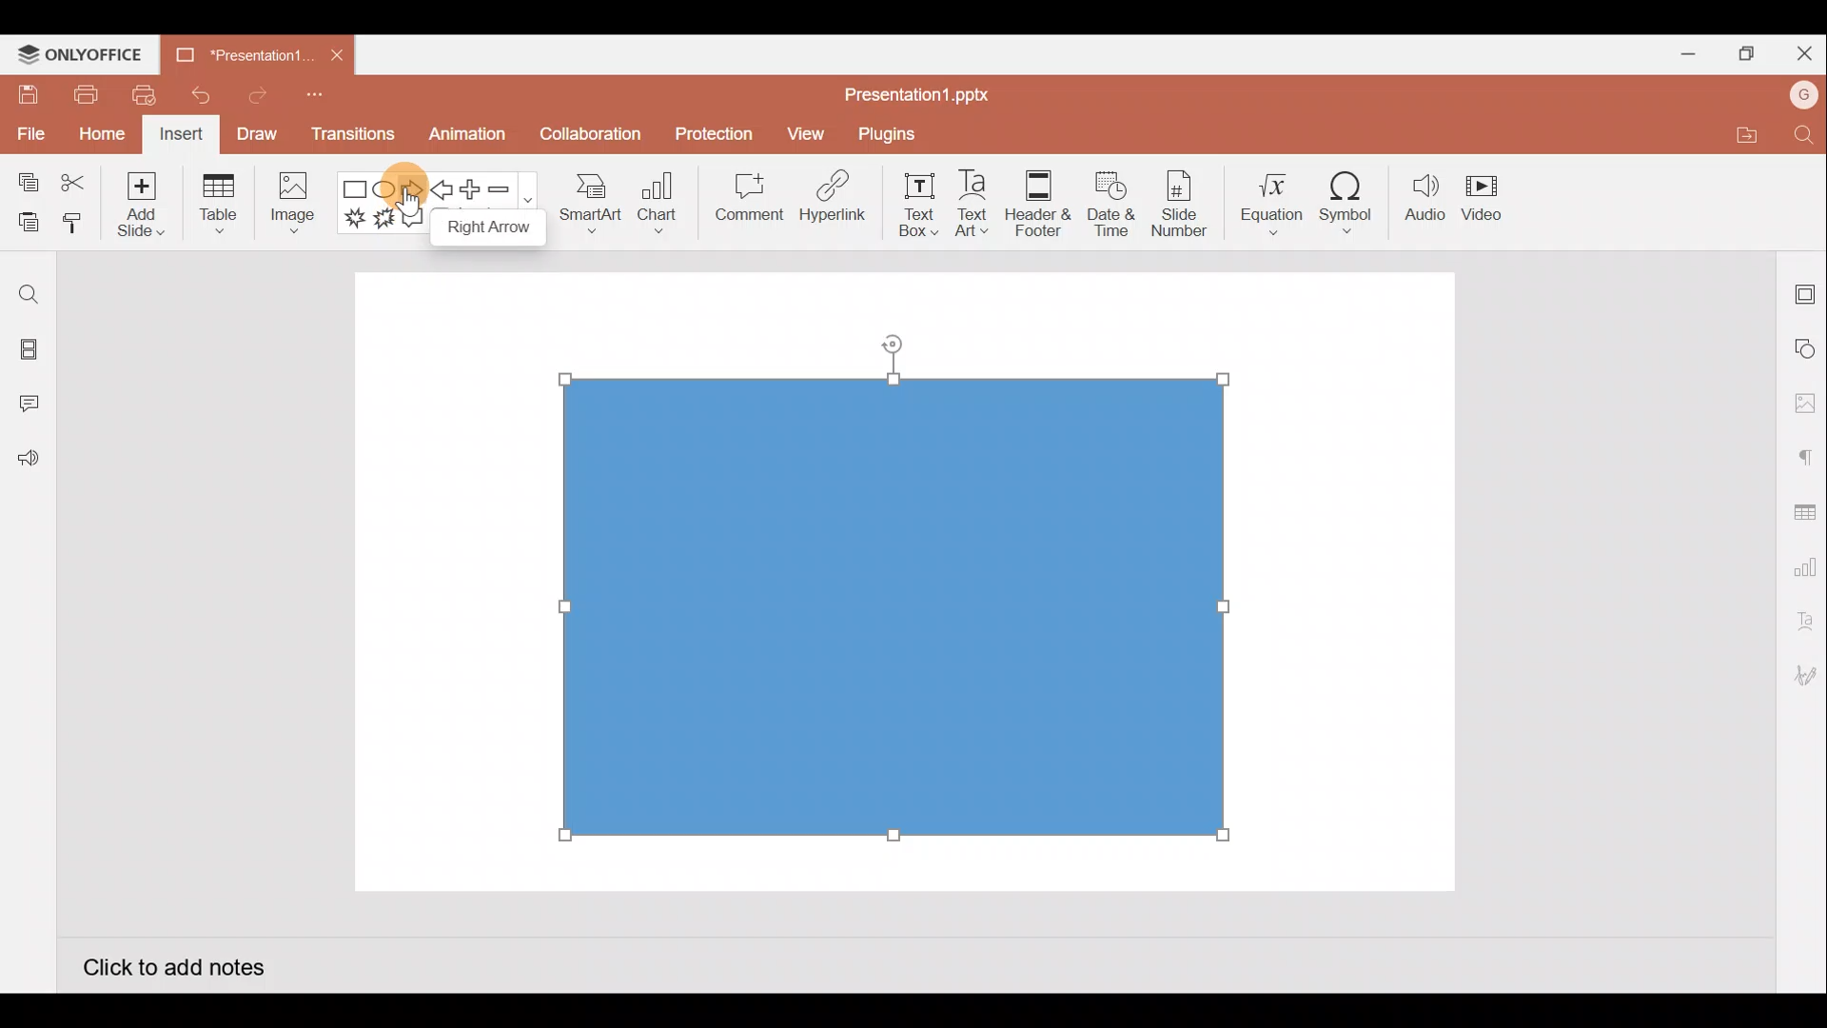 The height and width of the screenshot is (1028, 1827). I want to click on Paste, so click(24, 224).